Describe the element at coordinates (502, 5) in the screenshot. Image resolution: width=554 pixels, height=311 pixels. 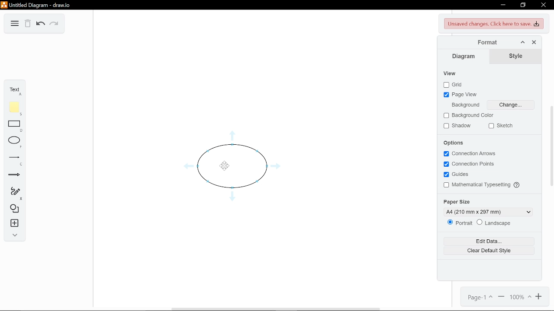
I see `Minimize` at that location.